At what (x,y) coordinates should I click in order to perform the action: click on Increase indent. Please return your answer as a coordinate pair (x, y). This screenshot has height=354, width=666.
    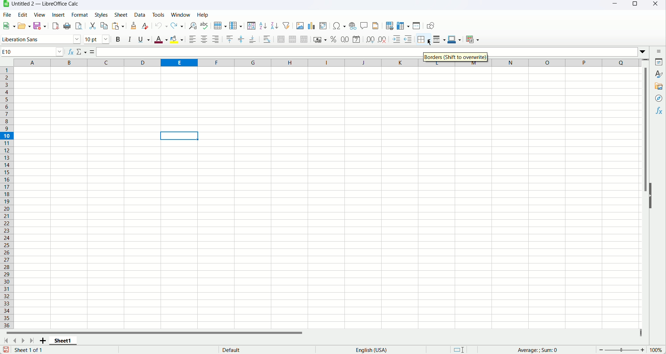
    Looking at the image, I should click on (395, 39).